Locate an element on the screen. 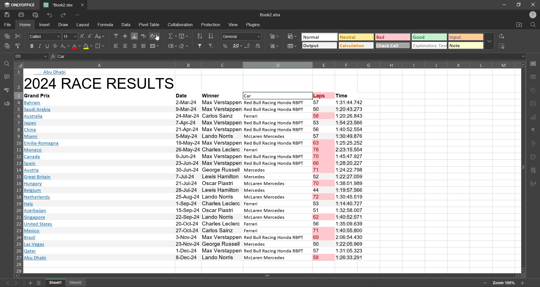  paragraph is located at coordinates (534, 131).